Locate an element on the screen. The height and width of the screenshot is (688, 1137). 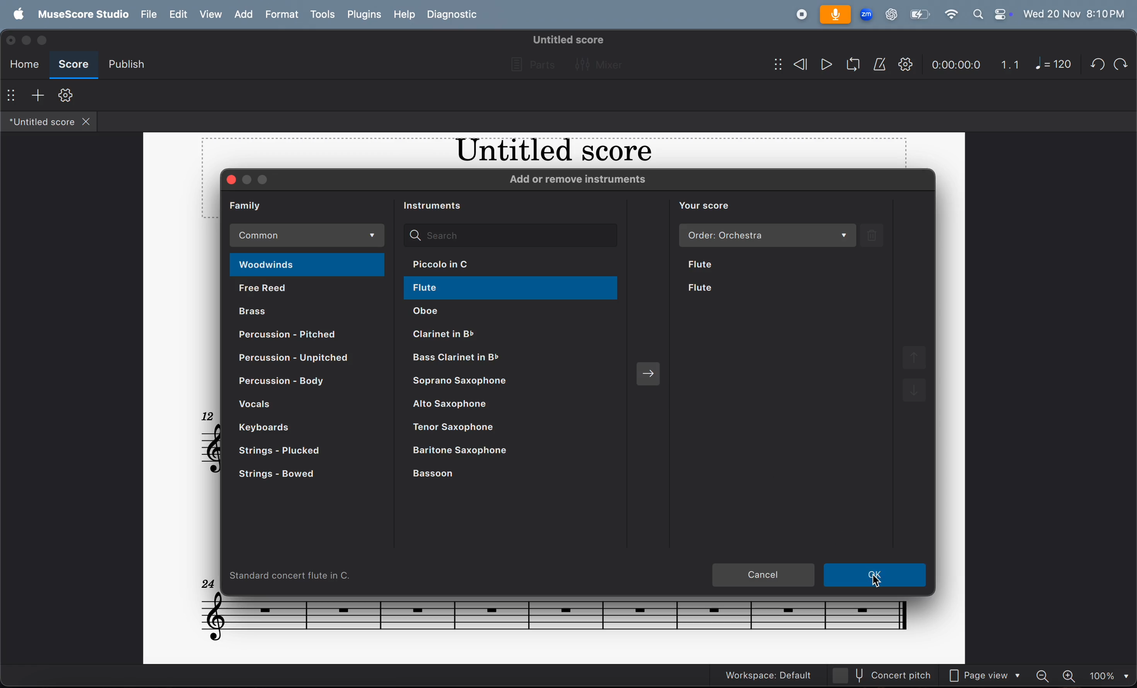
clarient in b is located at coordinates (523, 335).